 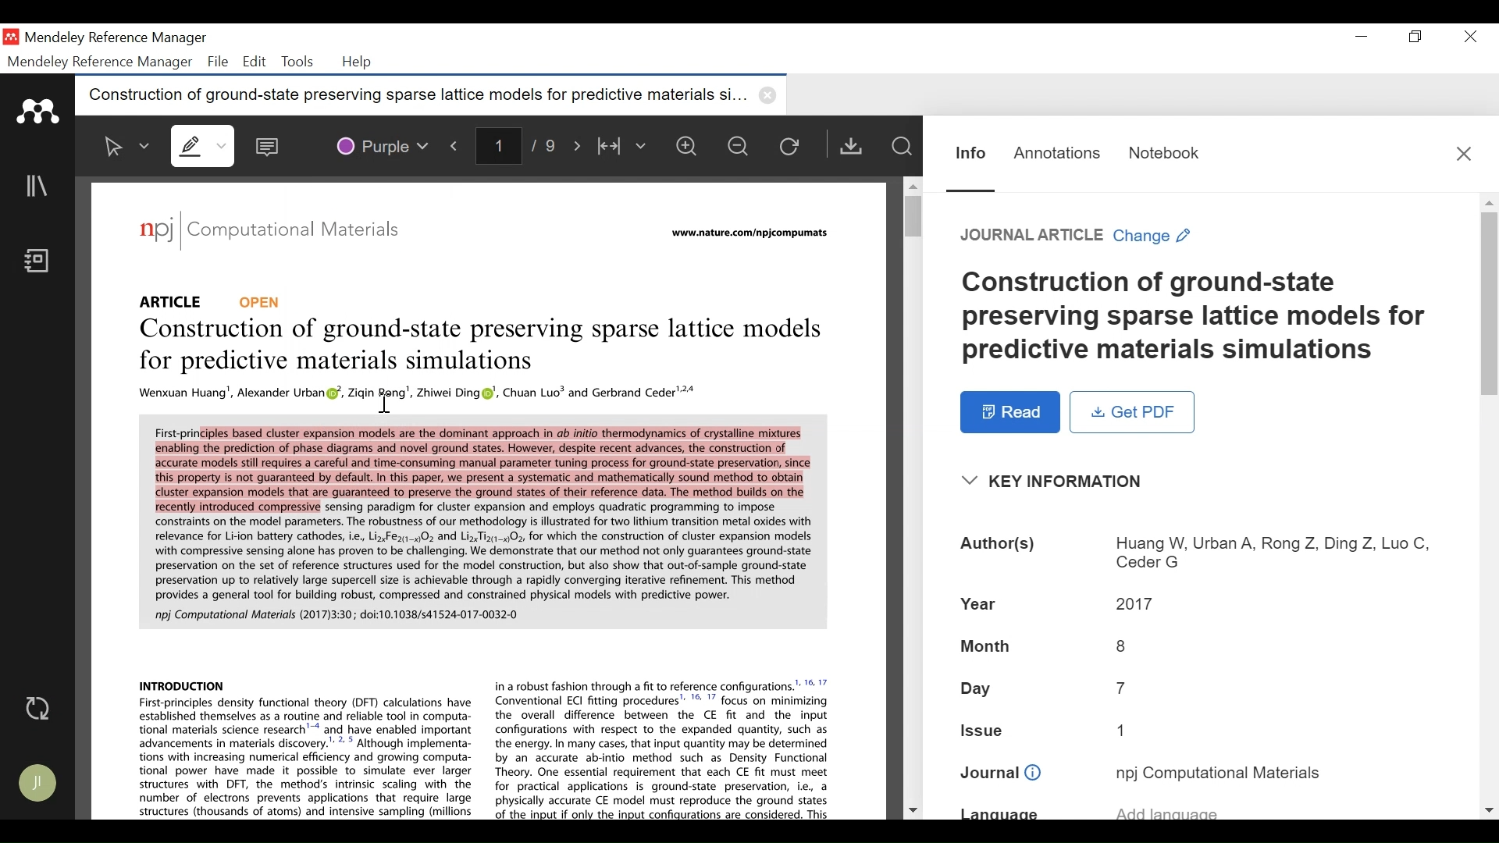 I want to click on Vertical Scroll bar, so click(x=1490, y=308).